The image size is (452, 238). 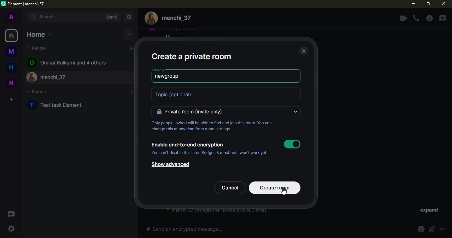 I want to click on search, so click(x=65, y=17).